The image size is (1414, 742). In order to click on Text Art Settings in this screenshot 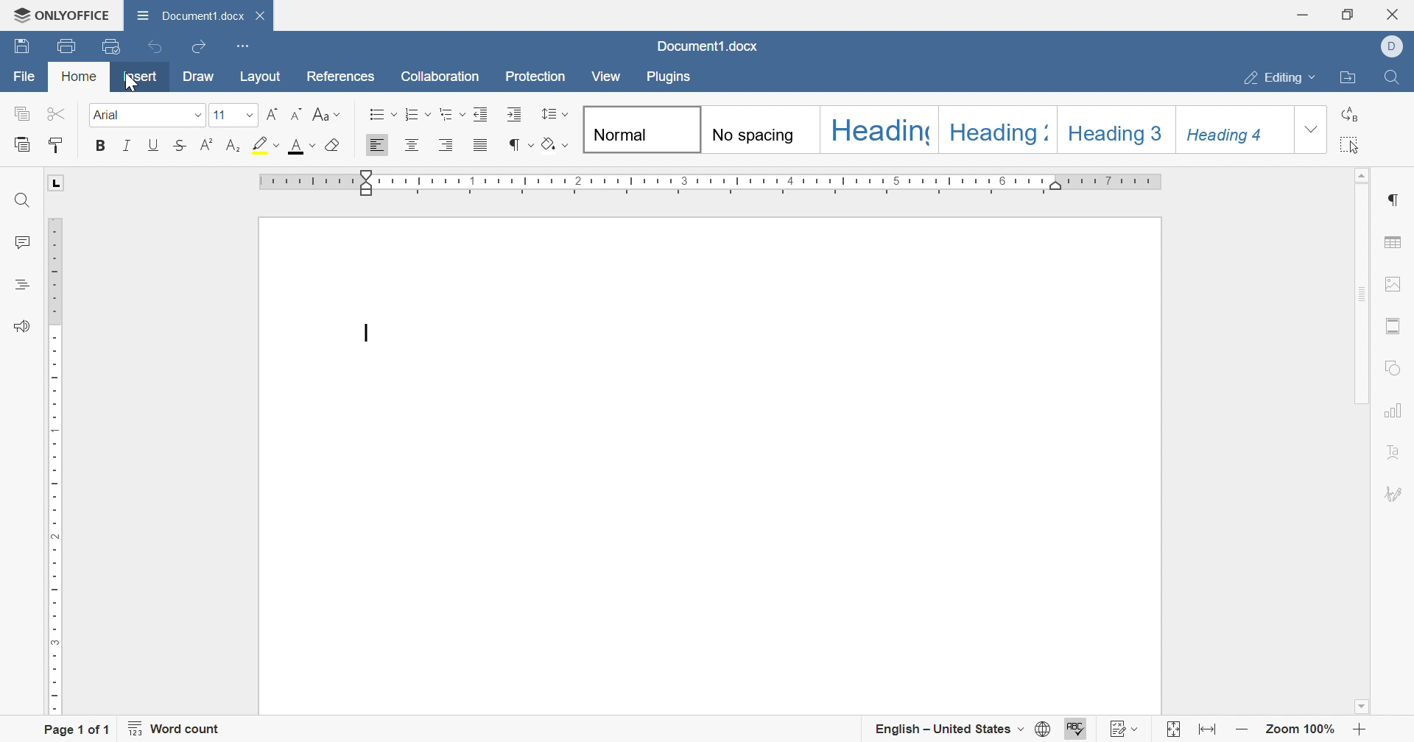, I will do `click(1399, 451)`.